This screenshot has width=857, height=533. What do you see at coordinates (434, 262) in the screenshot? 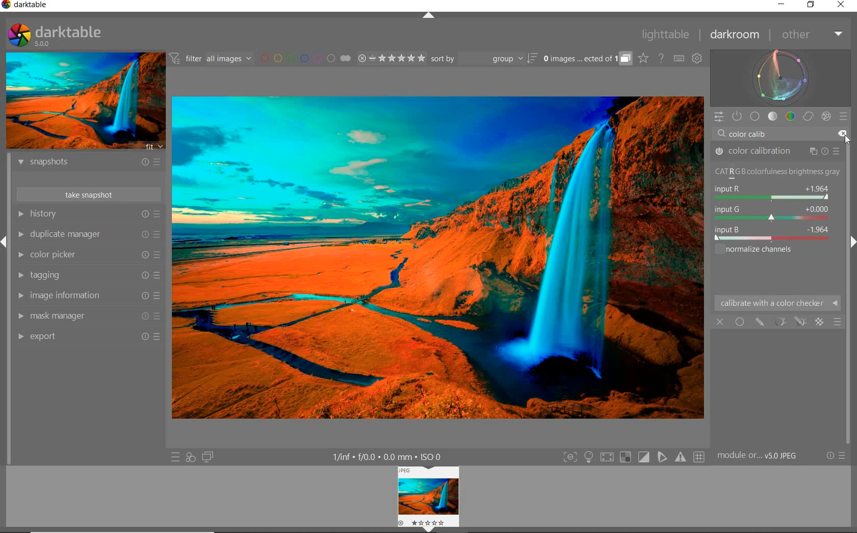
I see `SELECTED IMAGE` at bounding box center [434, 262].